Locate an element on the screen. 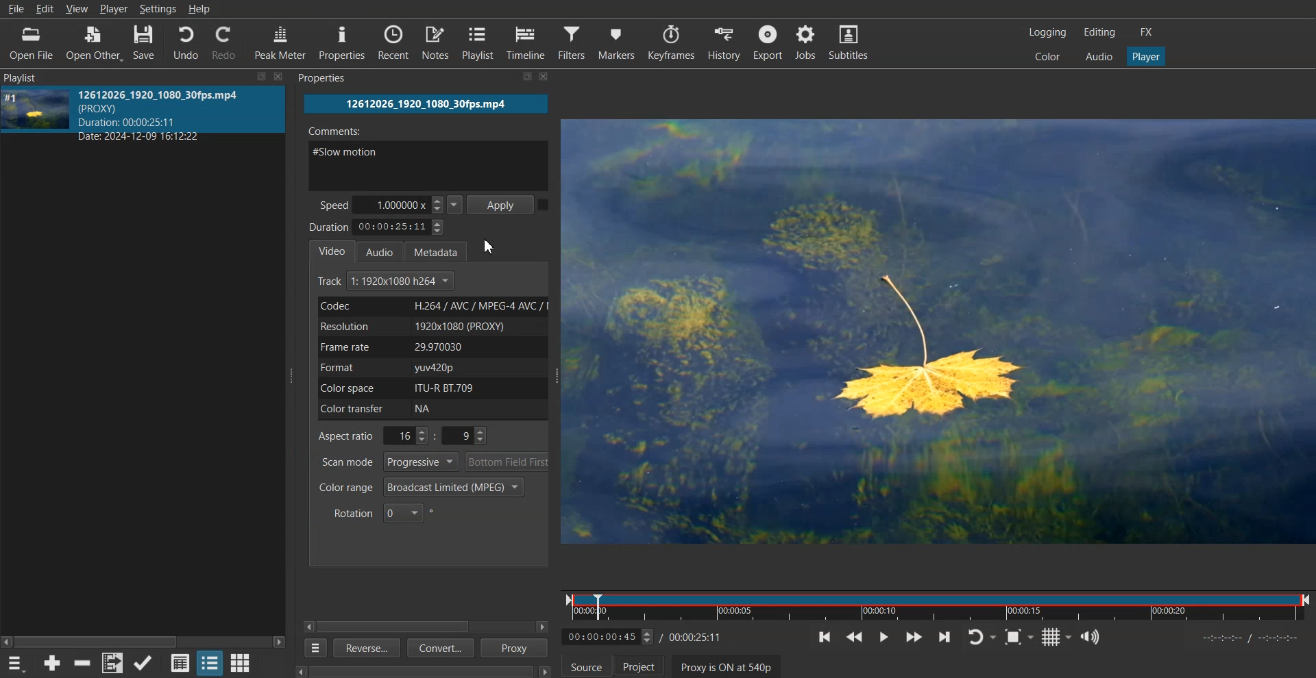  View as tile is located at coordinates (210, 662).